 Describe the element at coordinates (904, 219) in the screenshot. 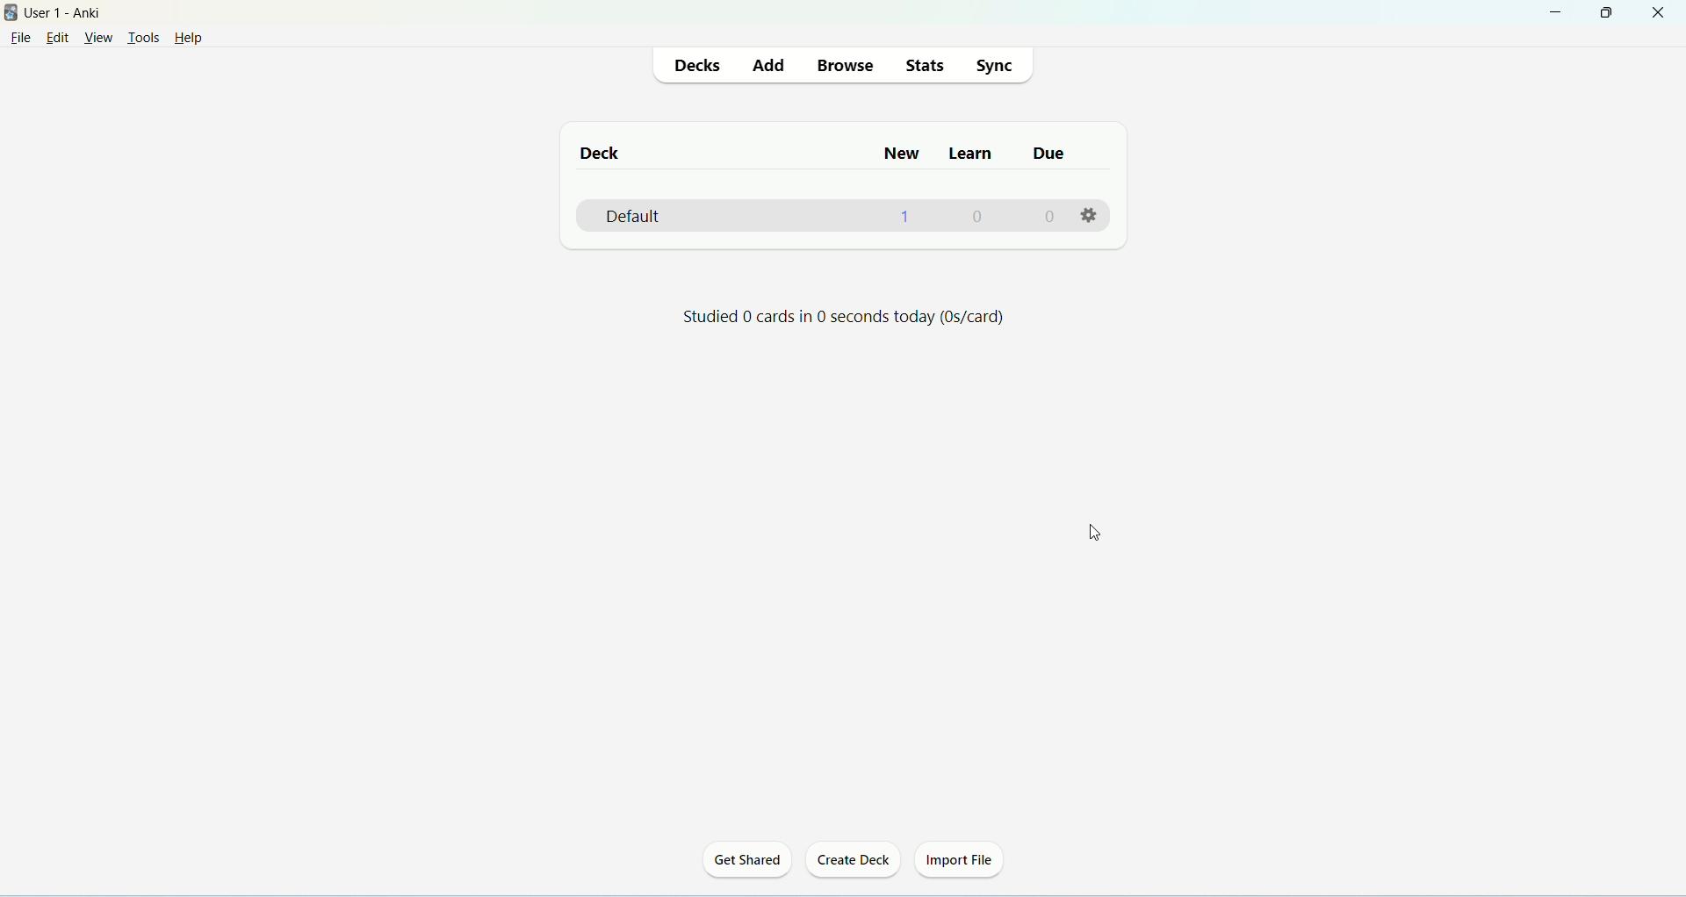

I see `1` at that location.